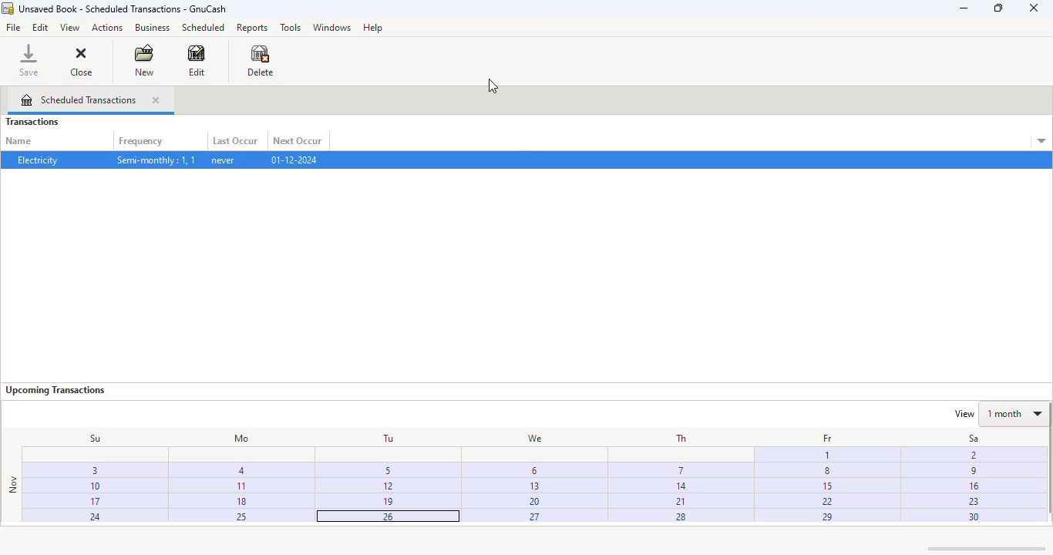  Describe the element at coordinates (678, 469) in the screenshot. I see `7` at that location.